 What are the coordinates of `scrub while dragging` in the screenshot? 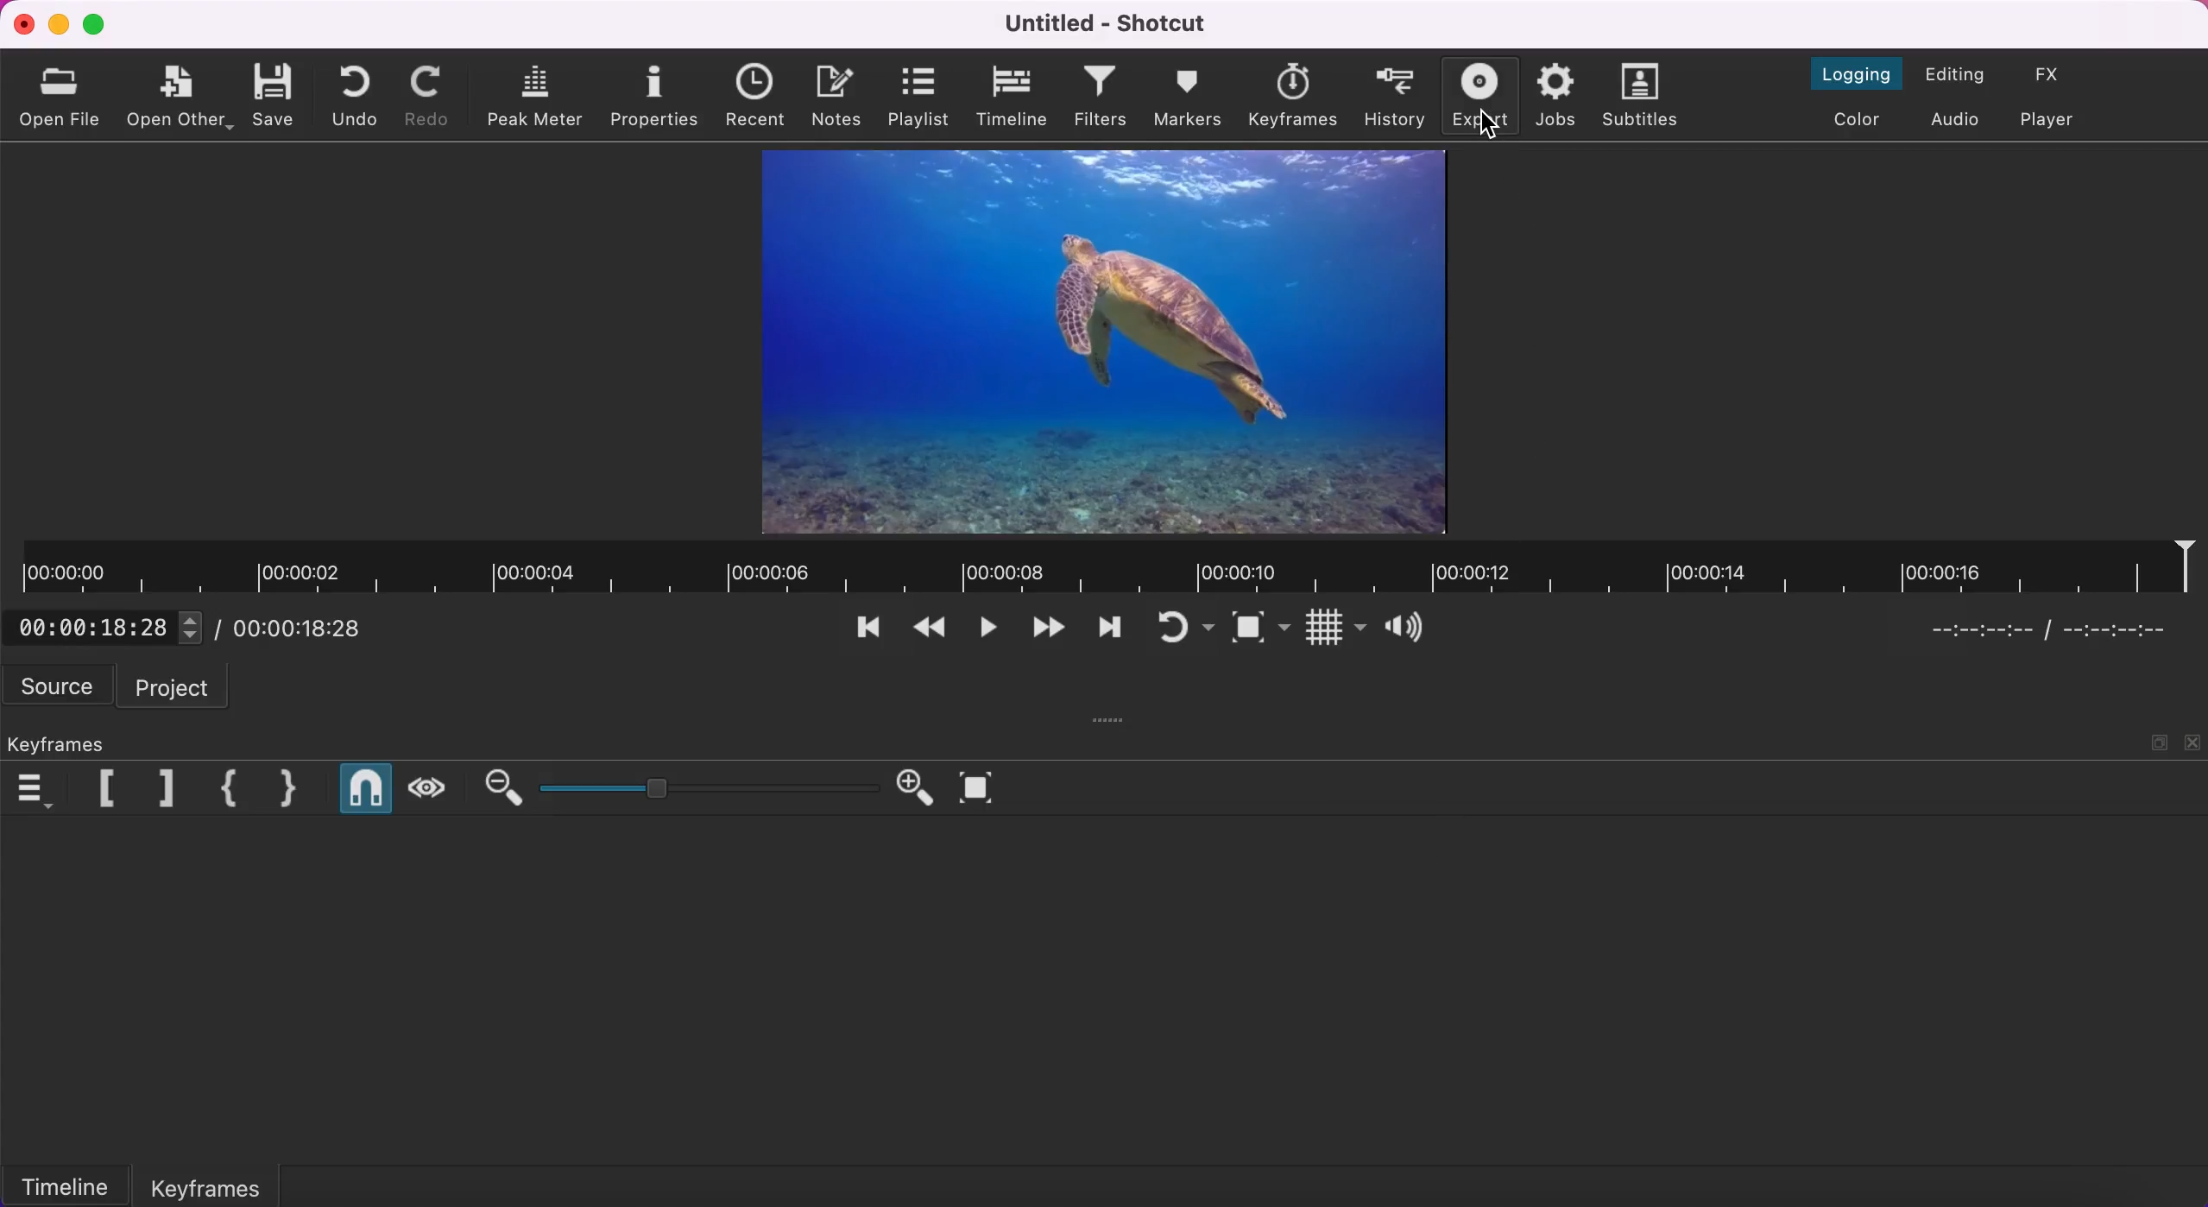 It's located at (428, 787).